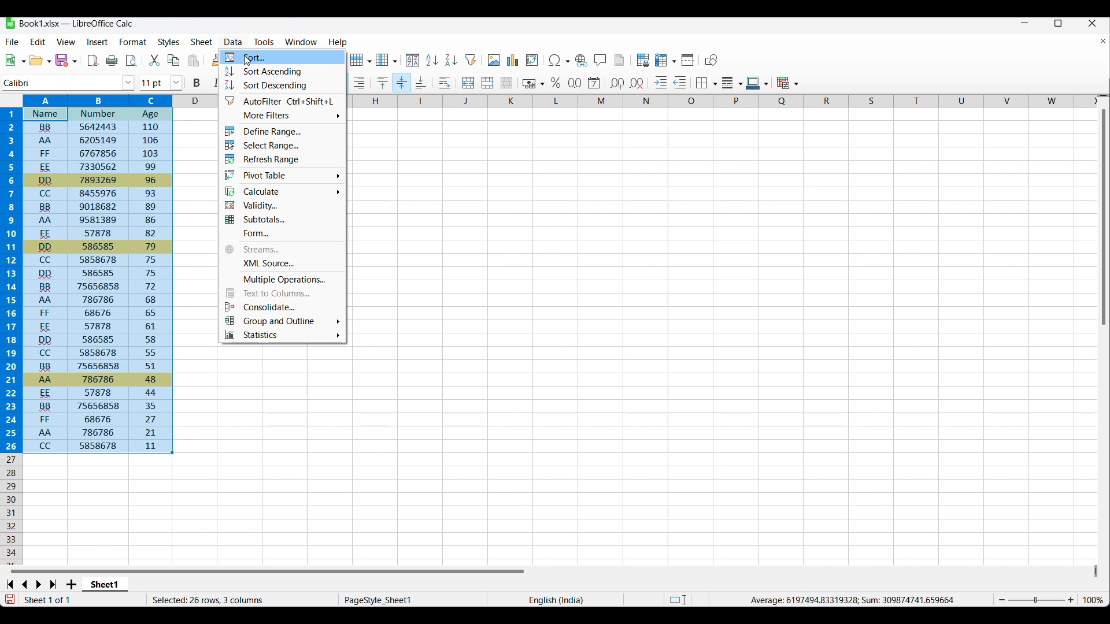  I want to click on Toggle print preview, so click(132, 61).